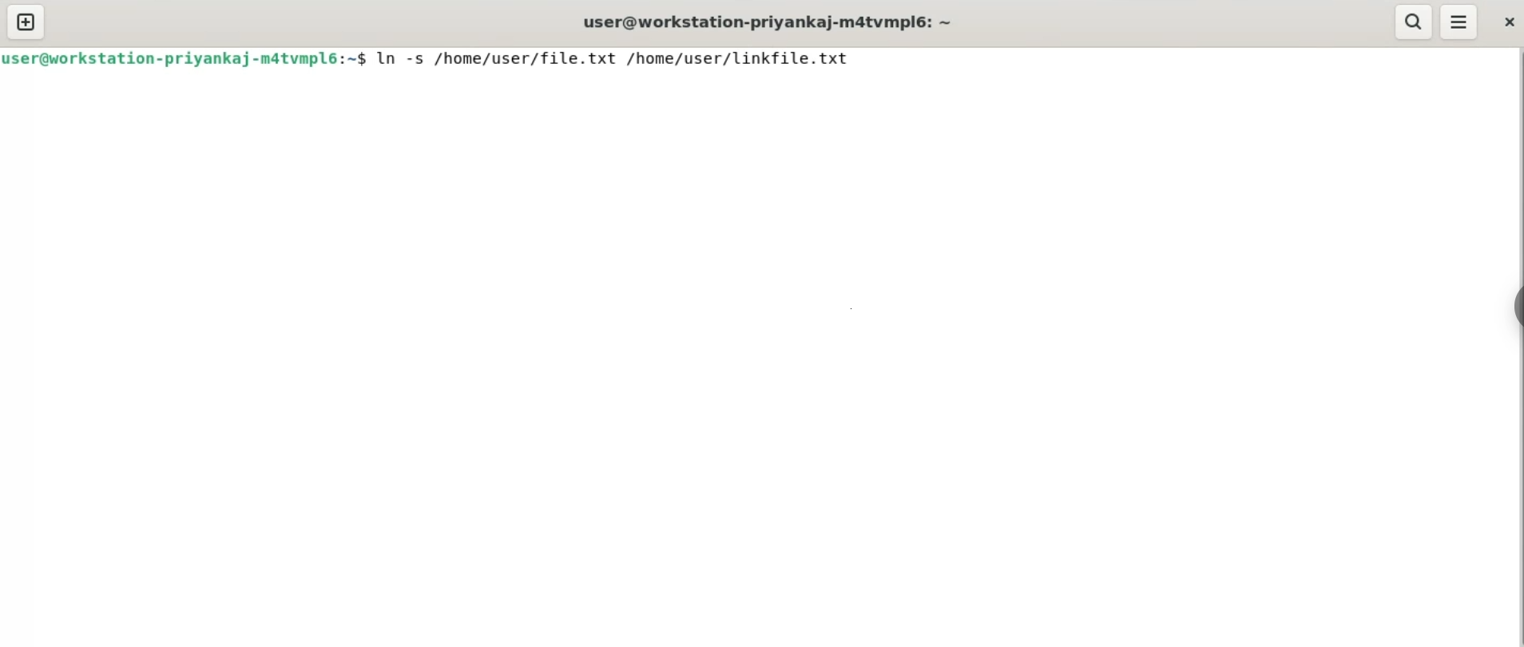 Image resolution: width=1524 pixels, height=647 pixels. Describe the element at coordinates (187, 58) in the screenshot. I see ` user@workstation-priyanka-m4tvmpl6:~$` at that location.